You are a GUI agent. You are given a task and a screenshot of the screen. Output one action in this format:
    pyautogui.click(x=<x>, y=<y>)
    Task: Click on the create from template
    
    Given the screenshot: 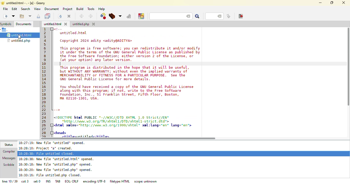 What is the action you would take?
    pyautogui.click(x=14, y=16)
    